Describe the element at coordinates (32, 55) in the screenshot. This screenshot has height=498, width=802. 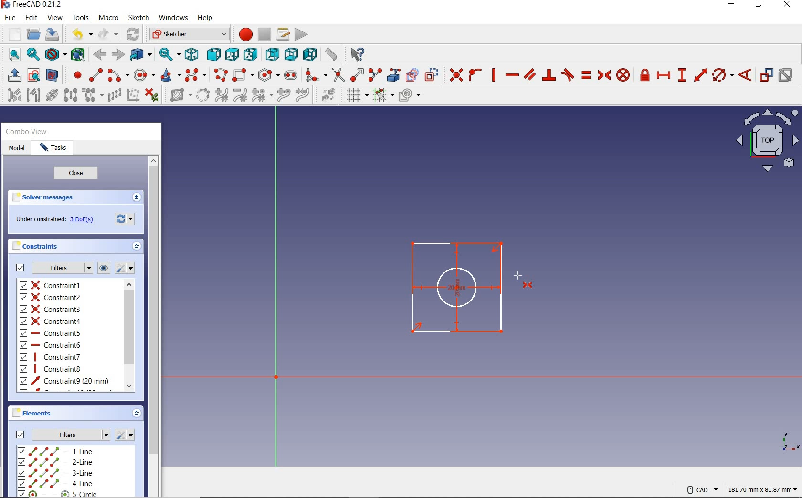
I see `fit selection` at that location.